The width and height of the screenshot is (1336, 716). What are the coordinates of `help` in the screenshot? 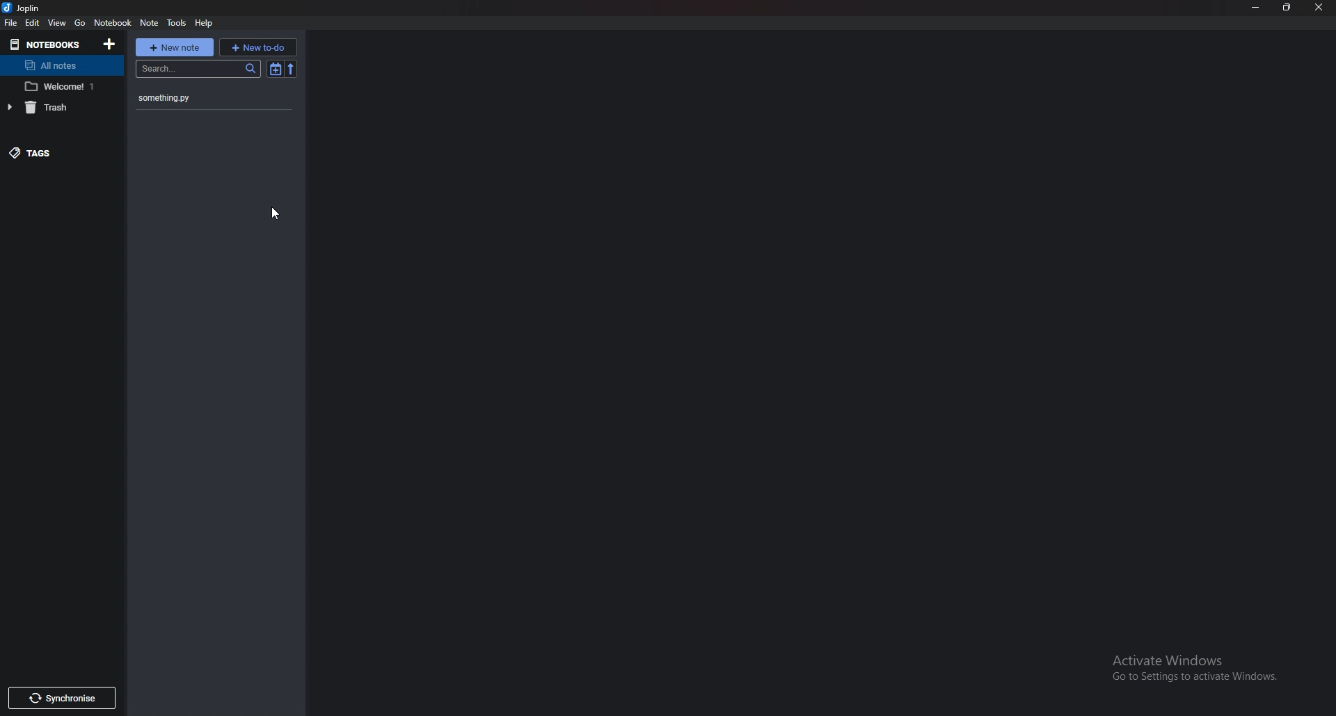 It's located at (206, 23).